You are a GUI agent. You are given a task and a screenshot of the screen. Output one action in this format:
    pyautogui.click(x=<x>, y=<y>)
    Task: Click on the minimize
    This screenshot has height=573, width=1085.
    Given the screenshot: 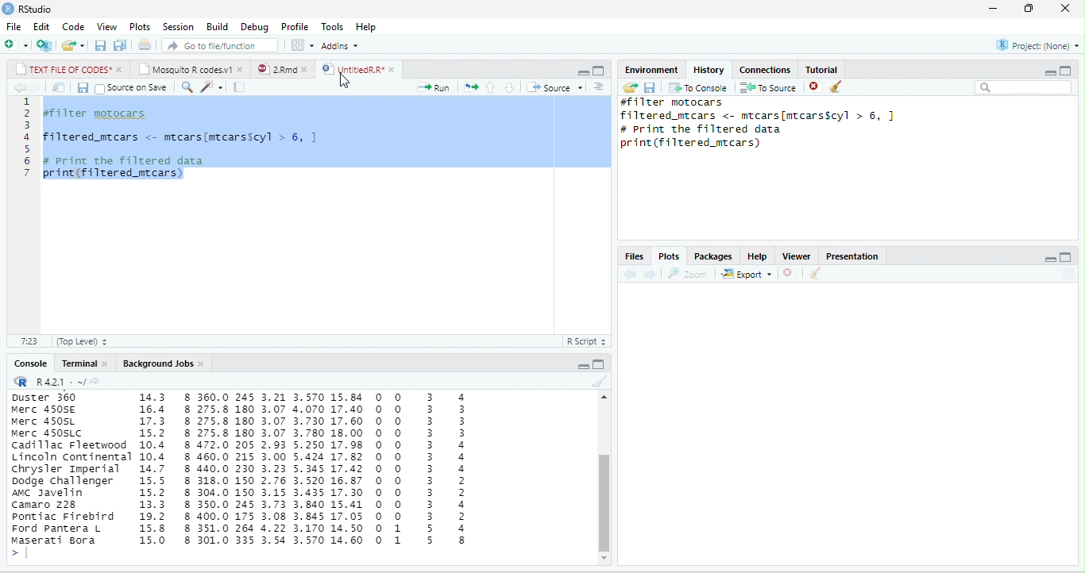 What is the action you would take?
    pyautogui.click(x=993, y=9)
    